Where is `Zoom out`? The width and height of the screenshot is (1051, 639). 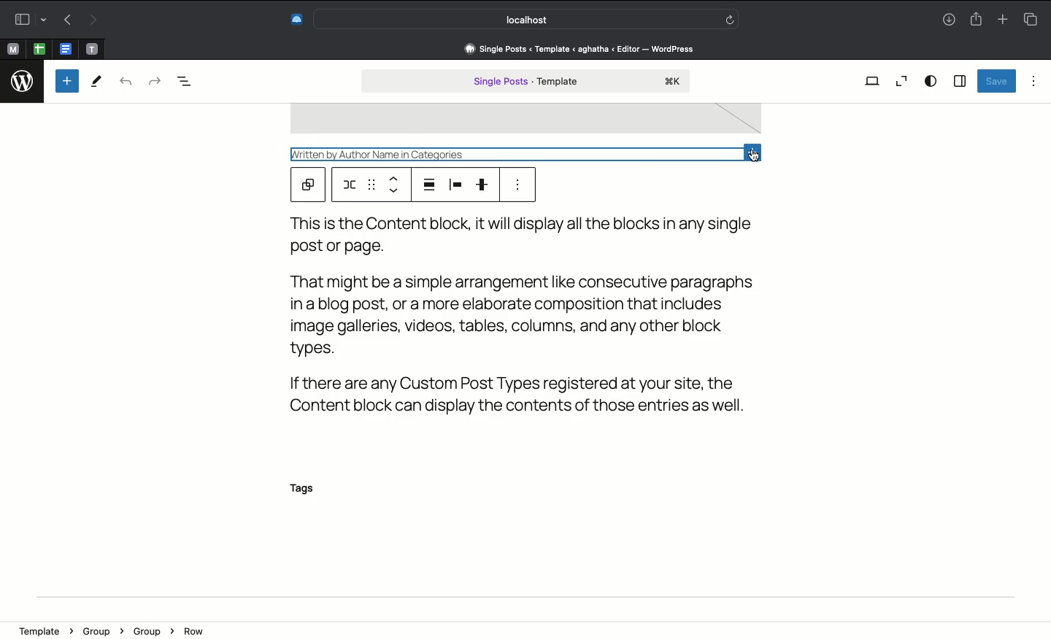
Zoom out is located at coordinates (901, 81).